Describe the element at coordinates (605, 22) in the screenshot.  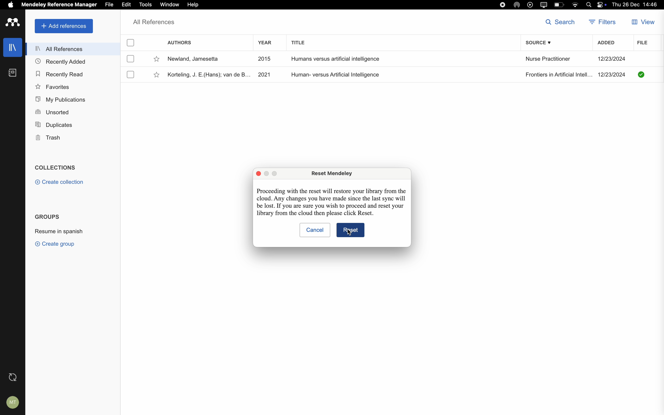
I see `filters` at that location.